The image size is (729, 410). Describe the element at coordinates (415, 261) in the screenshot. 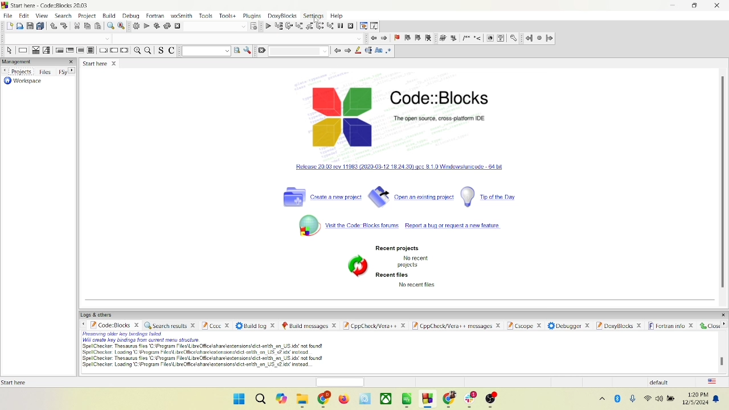

I see `text` at that location.